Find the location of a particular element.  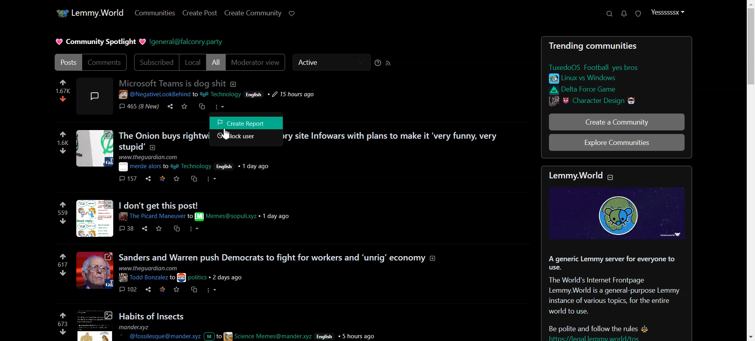

Moderator view is located at coordinates (257, 62).